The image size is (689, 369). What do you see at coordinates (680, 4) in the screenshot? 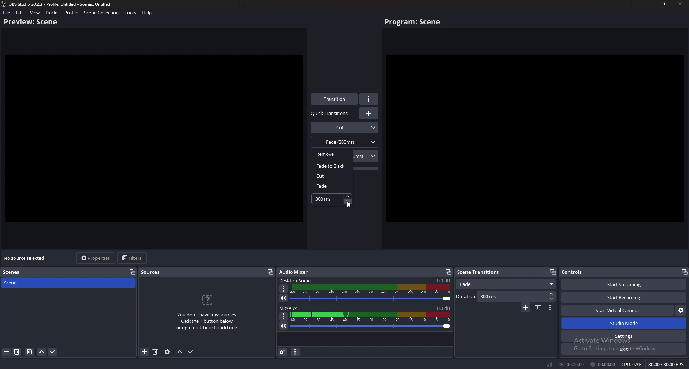
I see `close` at bounding box center [680, 4].